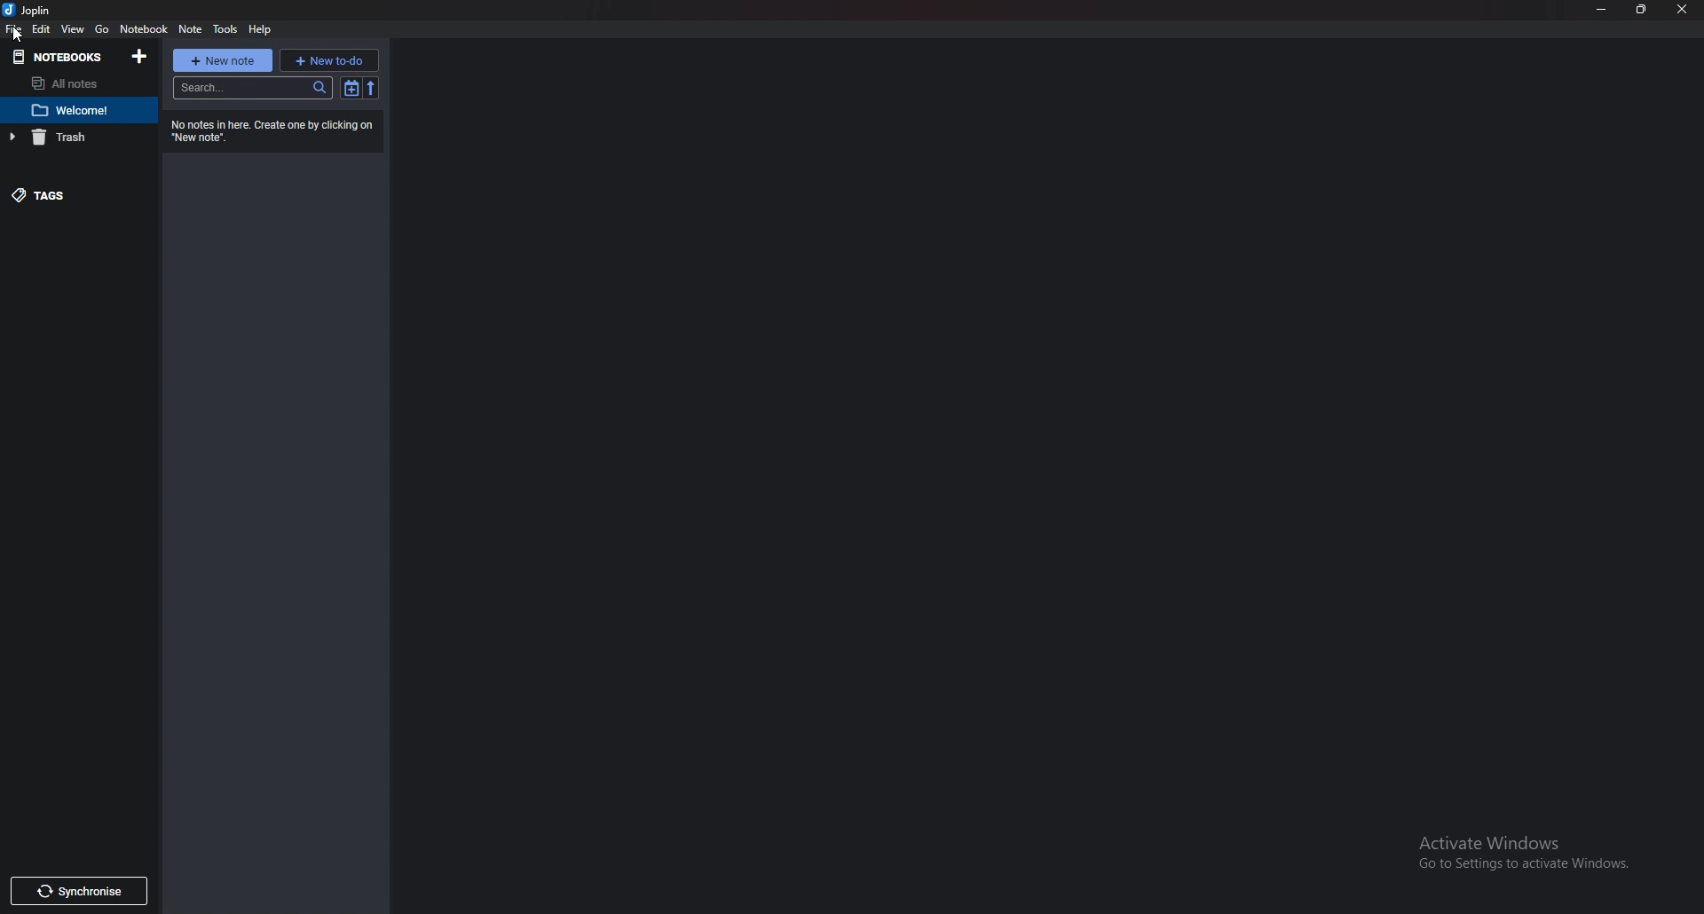 This screenshot has width=1704, height=914. Describe the element at coordinates (140, 57) in the screenshot. I see `Add notebooks` at that location.